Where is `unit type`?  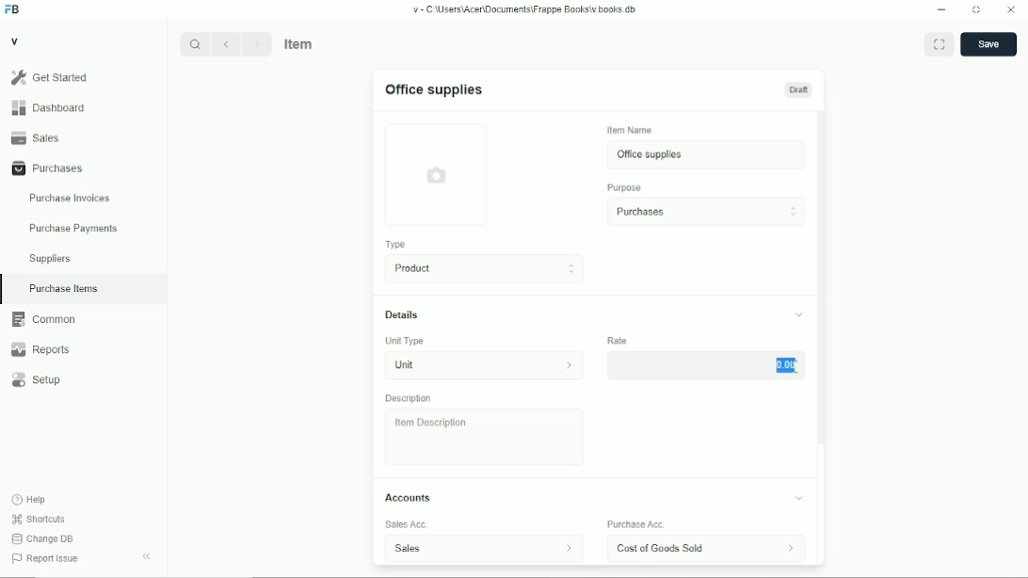 unit type is located at coordinates (405, 341).